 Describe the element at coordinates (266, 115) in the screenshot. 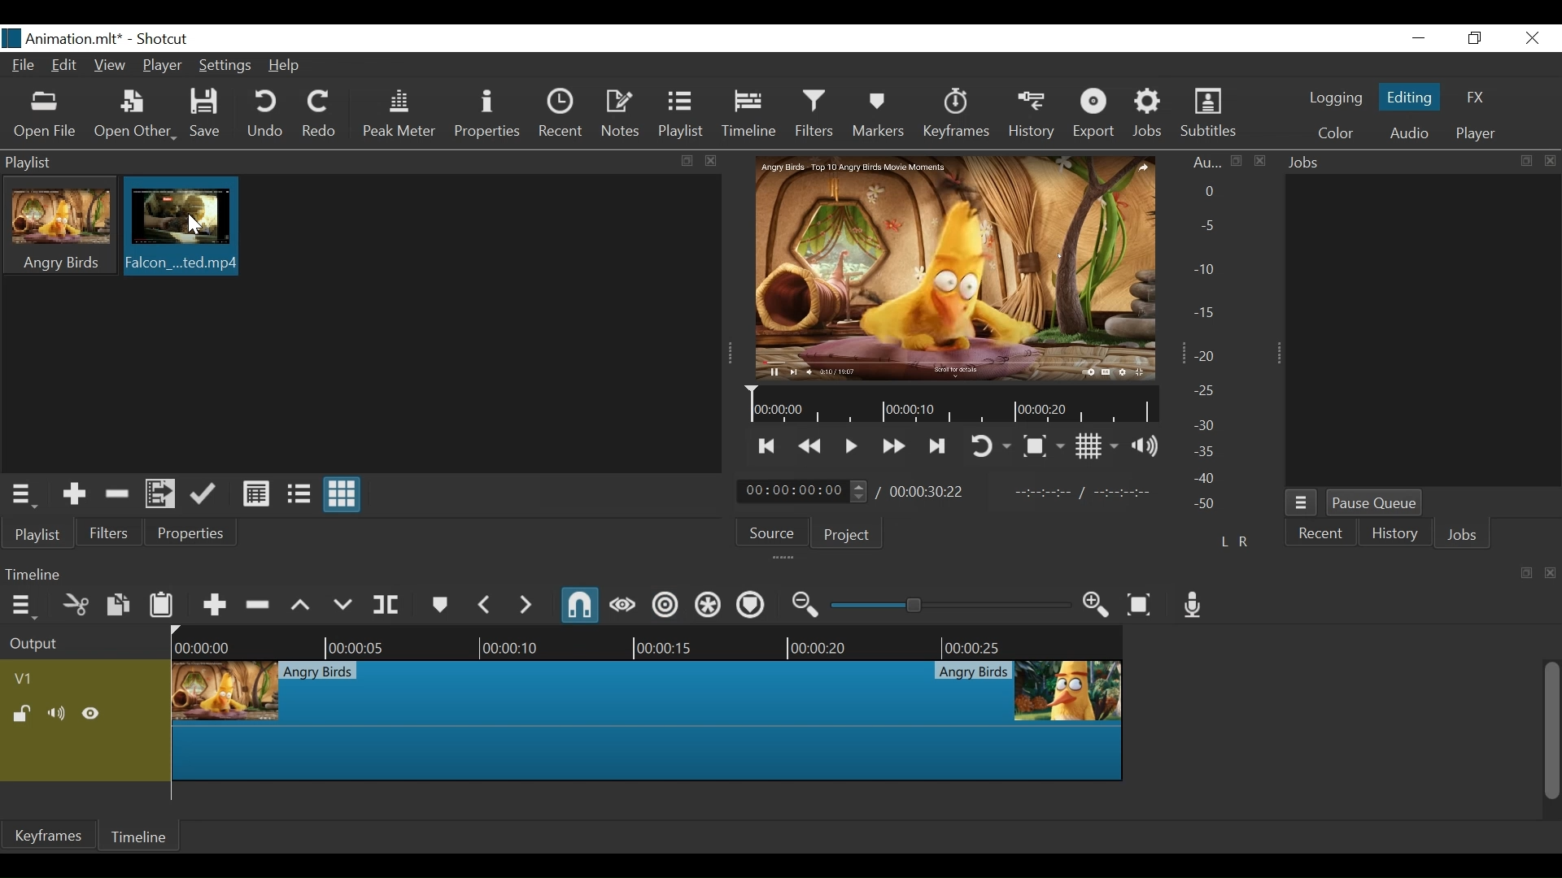

I see `Undo` at that location.